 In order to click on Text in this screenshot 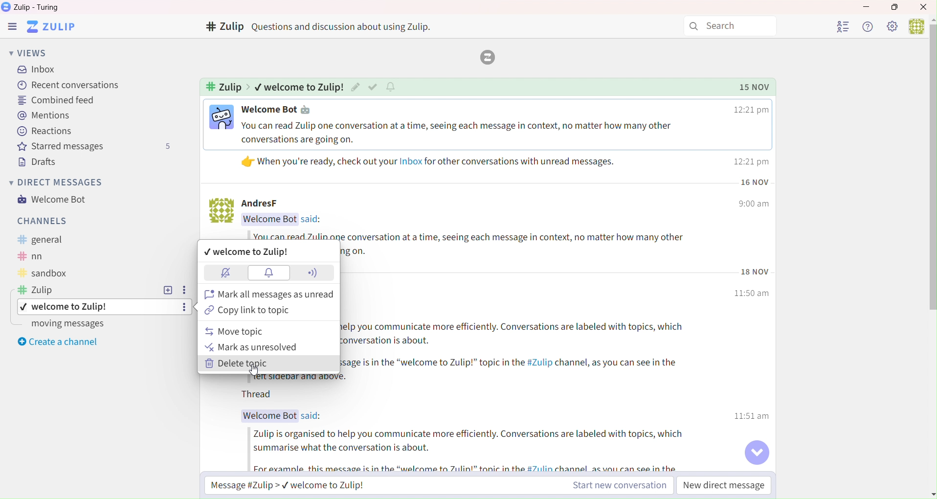, I will do `click(43, 274)`.